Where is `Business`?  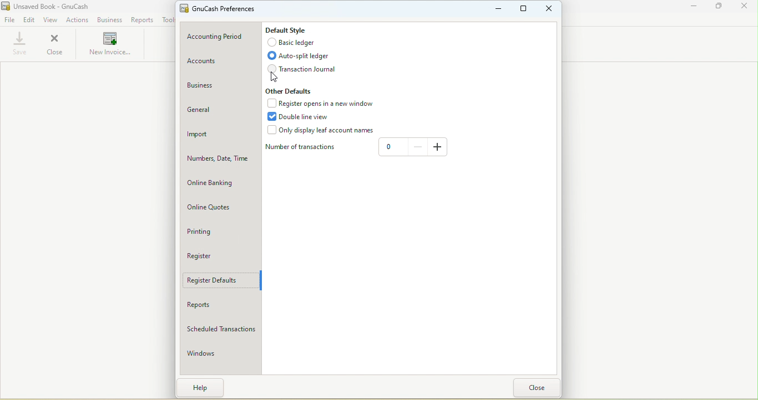
Business is located at coordinates (111, 20).